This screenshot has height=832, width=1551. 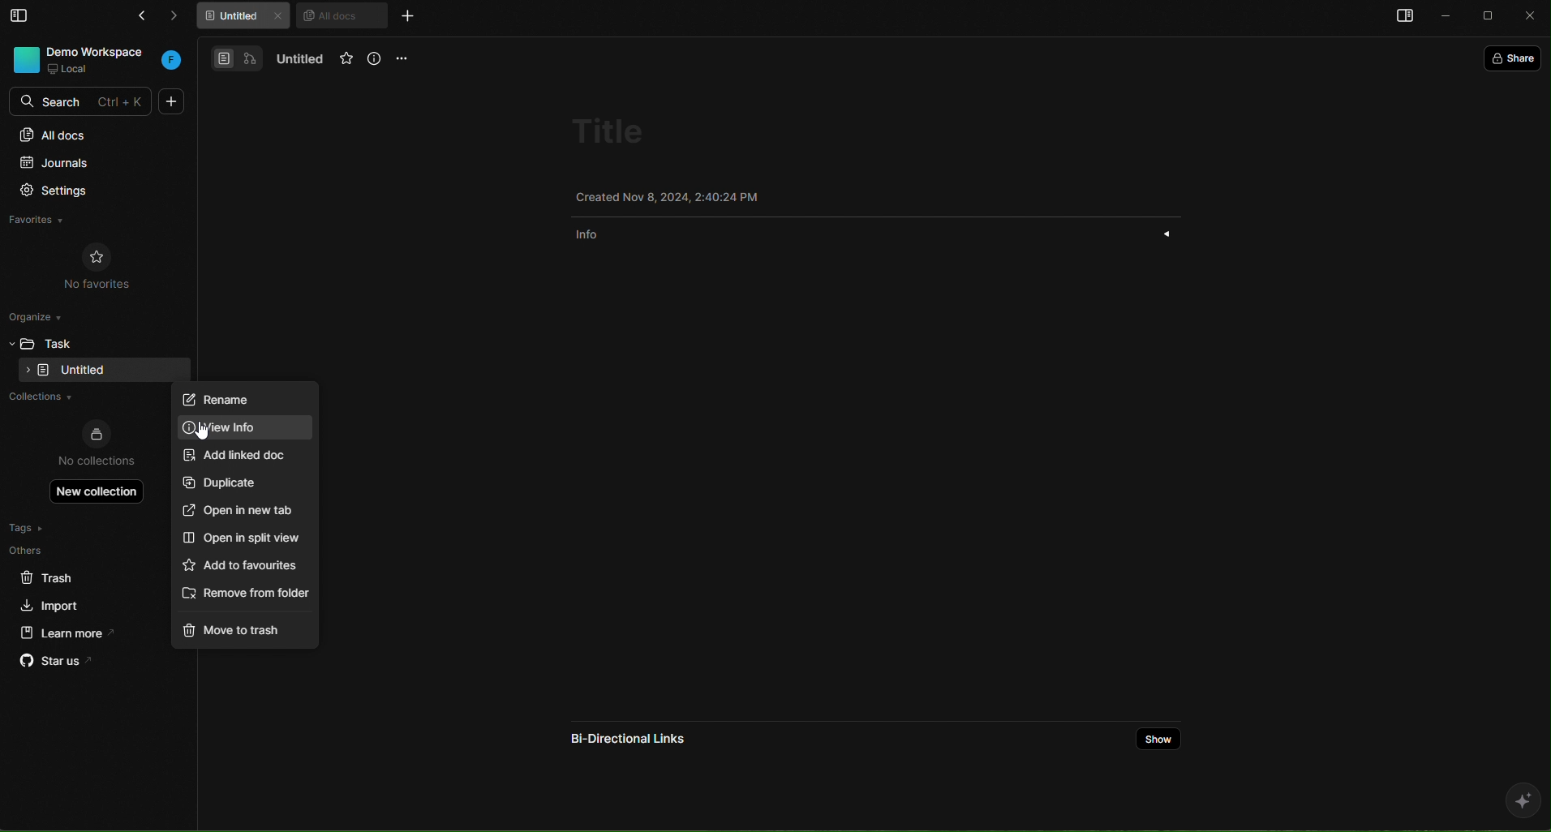 I want to click on all docs, so click(x=341, y=15).